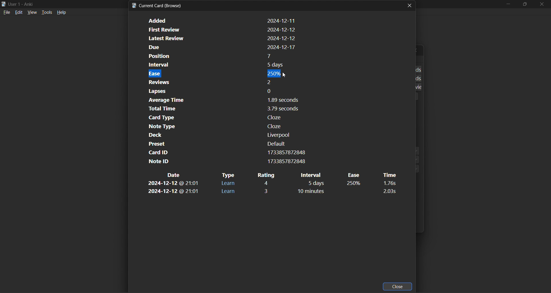  I want to click on view, so click(32, 13).